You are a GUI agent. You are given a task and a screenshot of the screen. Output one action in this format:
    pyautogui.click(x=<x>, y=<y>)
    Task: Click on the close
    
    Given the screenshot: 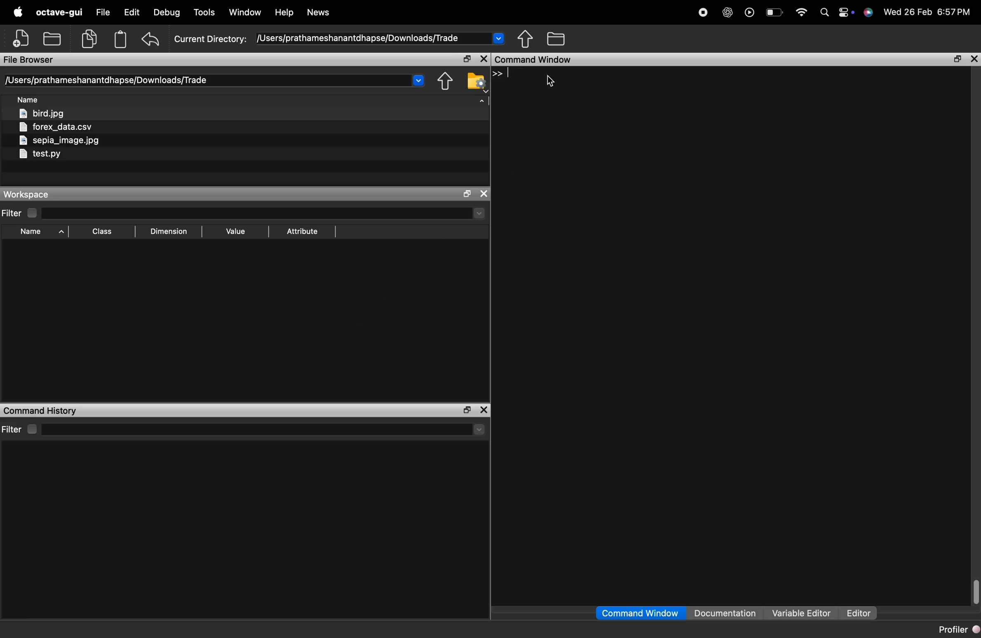 What is the action you would take?
    pyautogui.click(x=482, y=59)
    